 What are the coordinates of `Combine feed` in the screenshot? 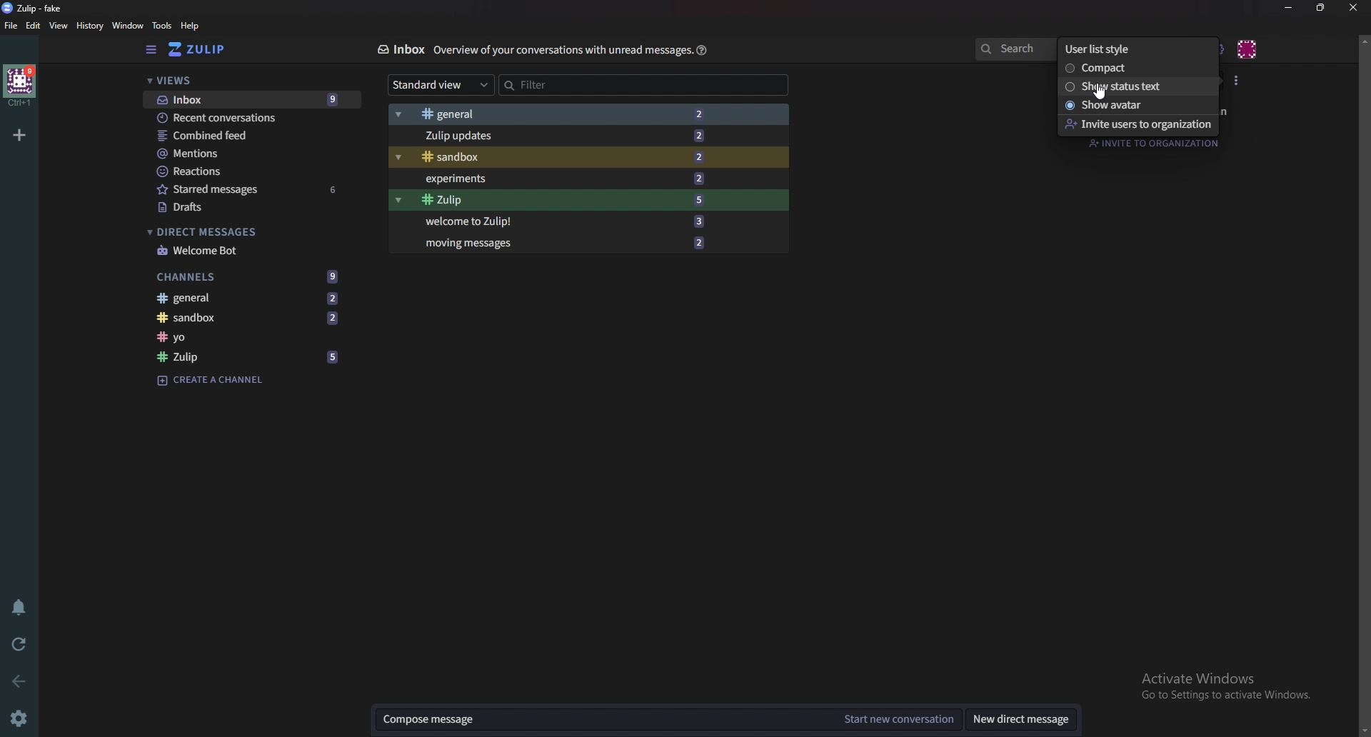 It's located at (244, 134).